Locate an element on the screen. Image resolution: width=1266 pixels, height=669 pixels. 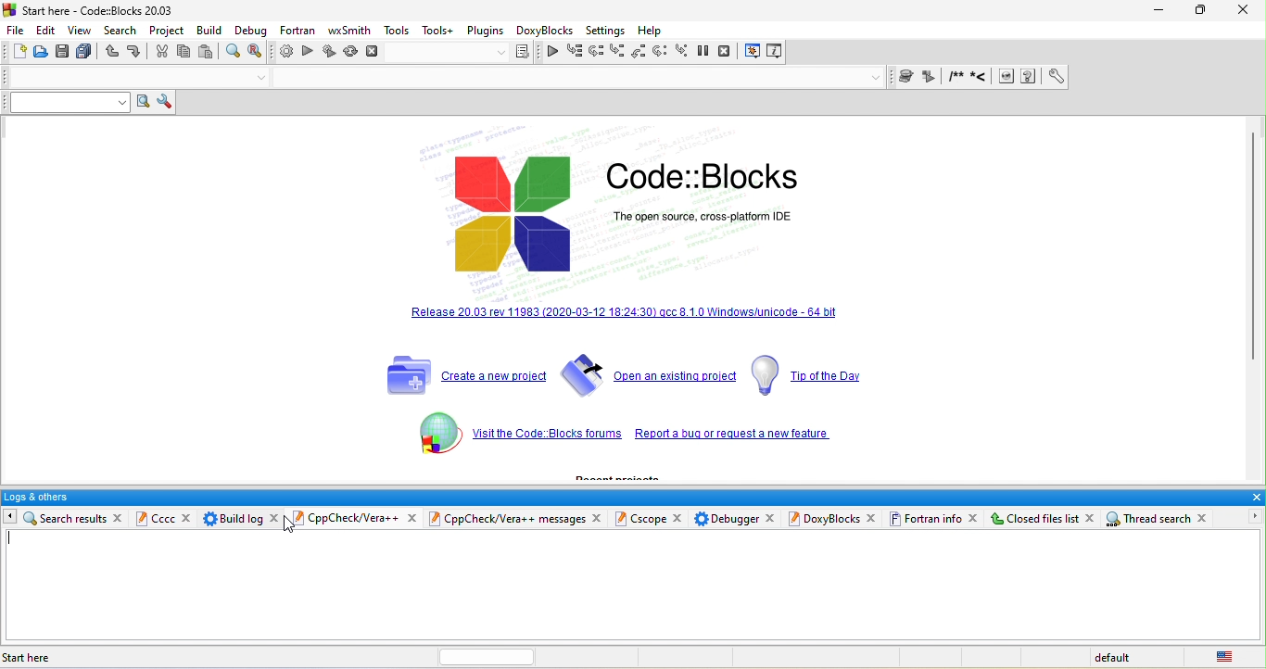
horizontal scroll bar is located at coordinates (476, 656).